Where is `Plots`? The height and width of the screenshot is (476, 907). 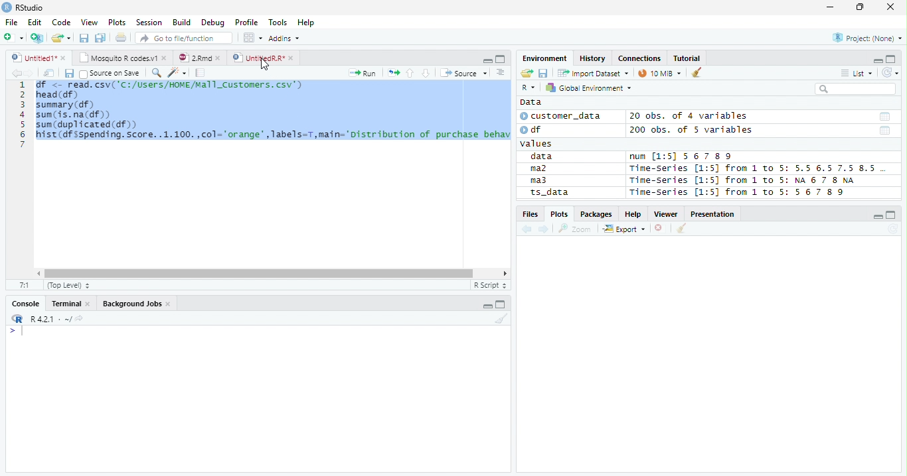
Plots is located at coordinates (117, 23).